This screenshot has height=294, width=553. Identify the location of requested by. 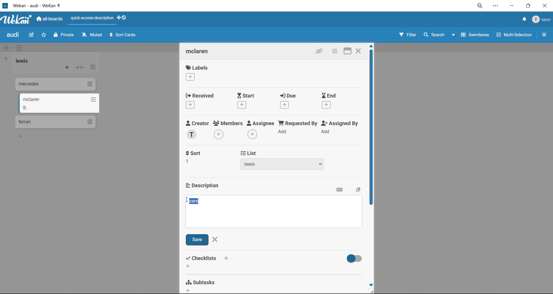
(298, 129).